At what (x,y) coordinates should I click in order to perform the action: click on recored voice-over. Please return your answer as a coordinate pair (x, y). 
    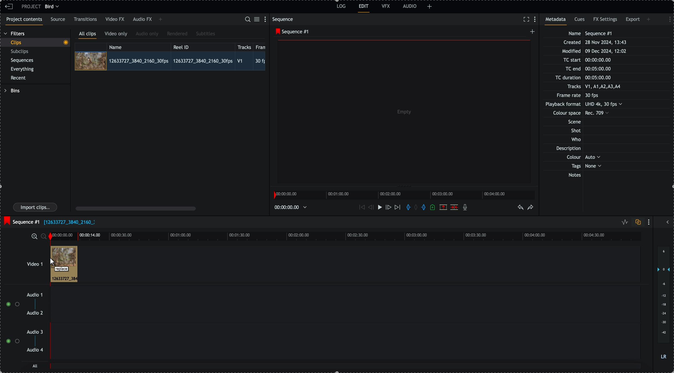
    Looking at the image, I should click on (466, 208).